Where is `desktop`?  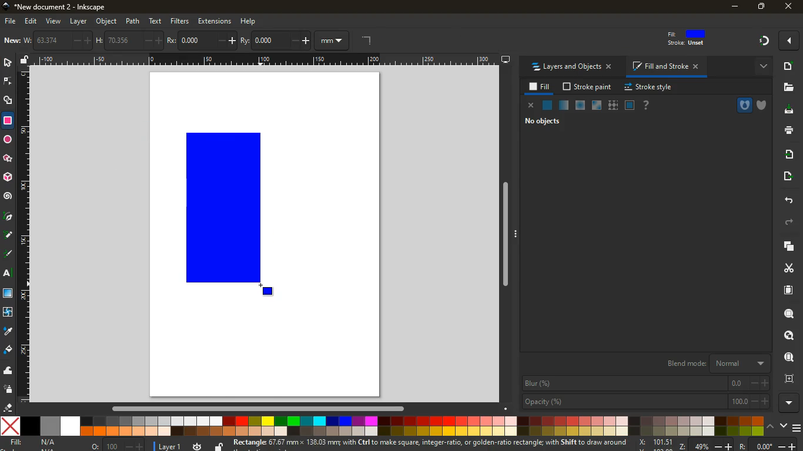
desktop is located at coordinates (785, 111).